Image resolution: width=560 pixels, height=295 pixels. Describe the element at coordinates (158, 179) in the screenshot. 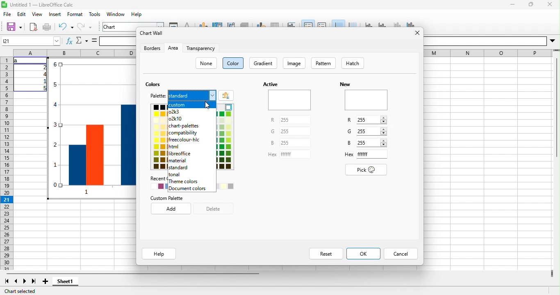

I see `Recent Colors` at that location.